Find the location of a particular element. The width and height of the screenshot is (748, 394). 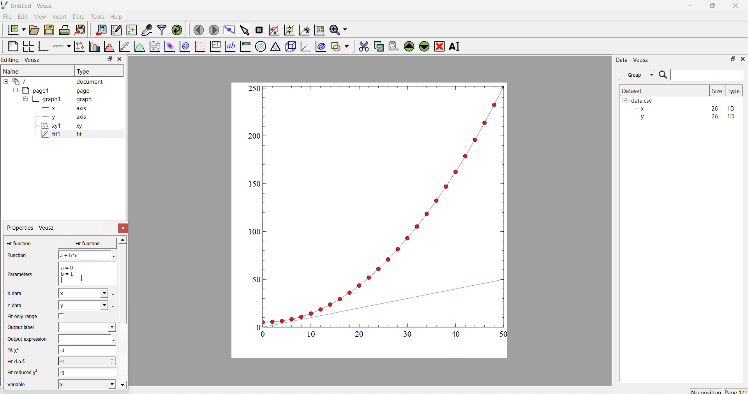

Capture remote data is located at coordinates (147, 30).